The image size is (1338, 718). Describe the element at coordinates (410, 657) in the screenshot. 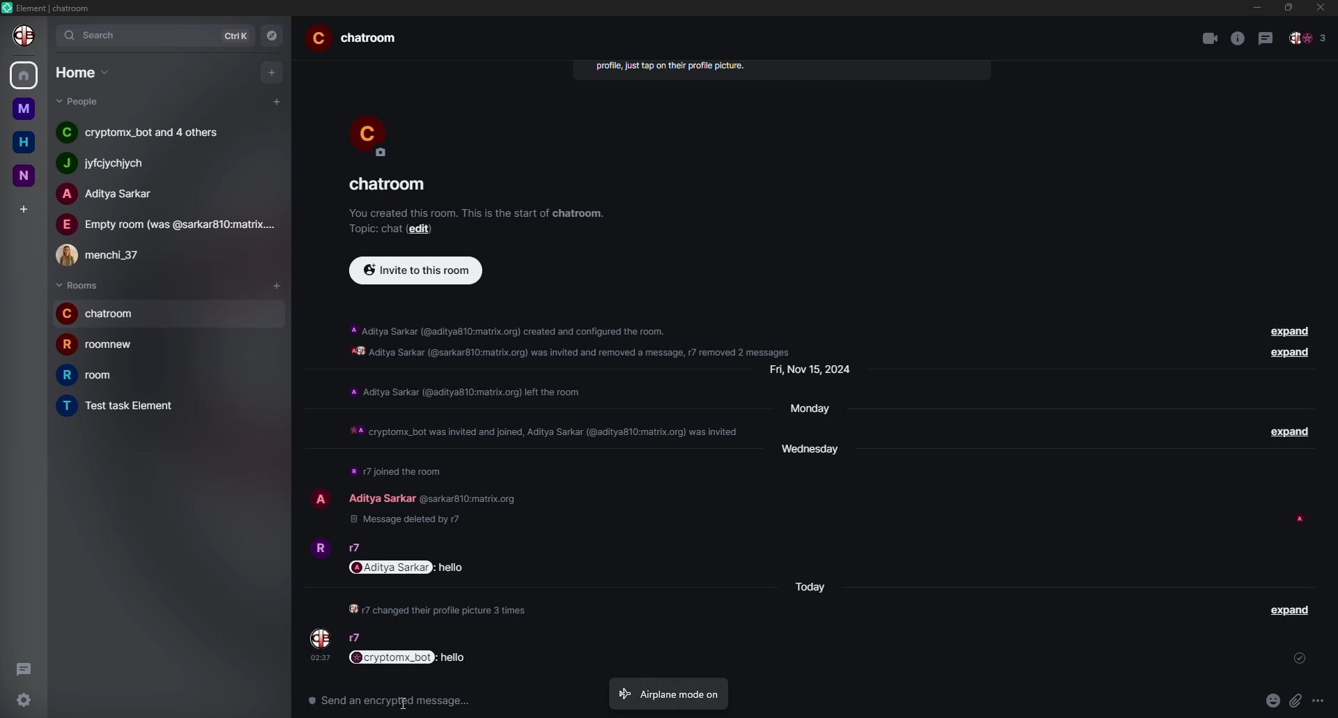

I see `mentioned` at that location.